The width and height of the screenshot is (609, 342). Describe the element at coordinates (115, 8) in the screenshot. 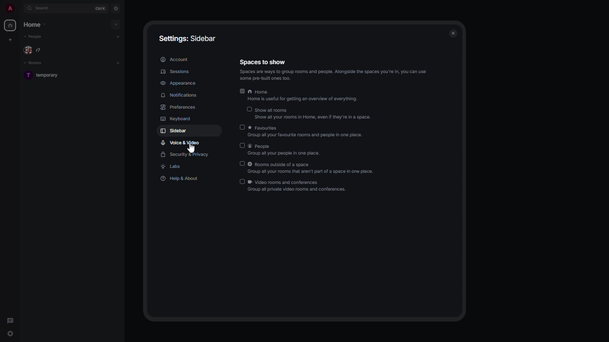

I see `navigator` at that location.